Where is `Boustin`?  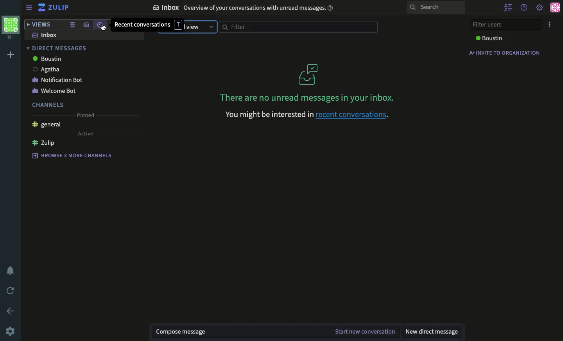
Boustin is located at coordinates (489, 38).